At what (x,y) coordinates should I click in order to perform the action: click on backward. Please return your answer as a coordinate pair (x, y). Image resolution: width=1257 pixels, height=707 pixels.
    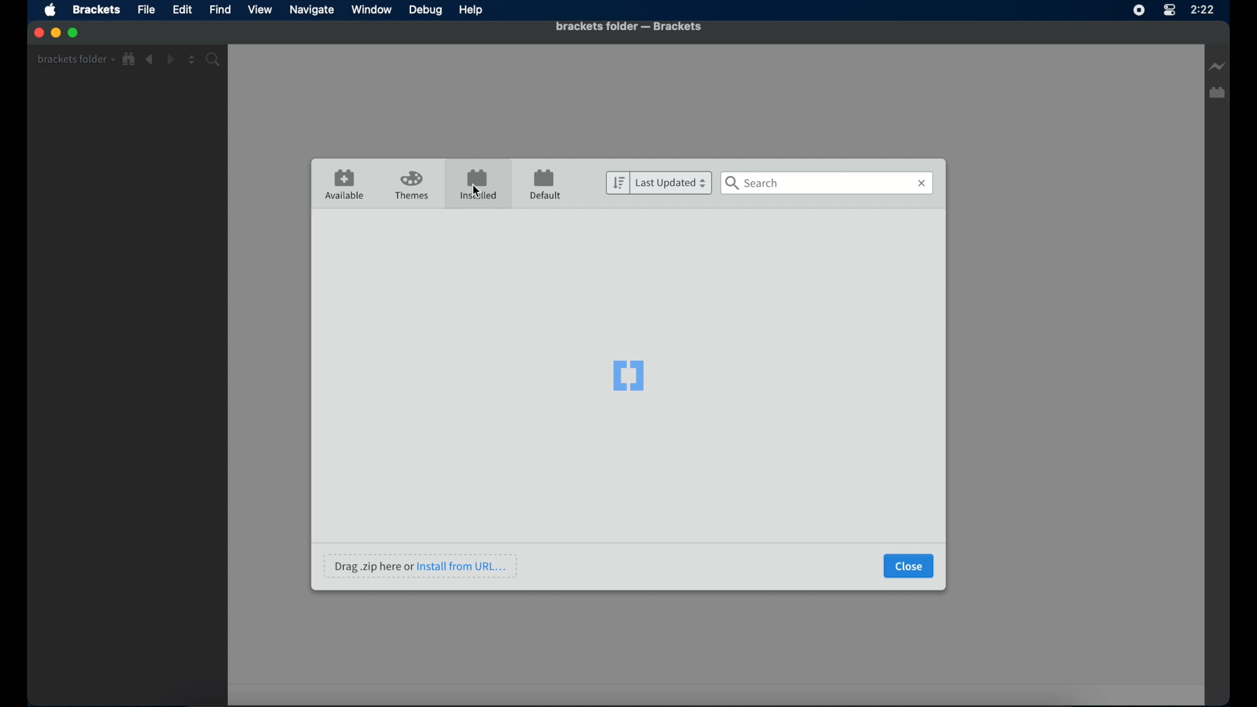
    Looking at the image, I should click on (150, 60).